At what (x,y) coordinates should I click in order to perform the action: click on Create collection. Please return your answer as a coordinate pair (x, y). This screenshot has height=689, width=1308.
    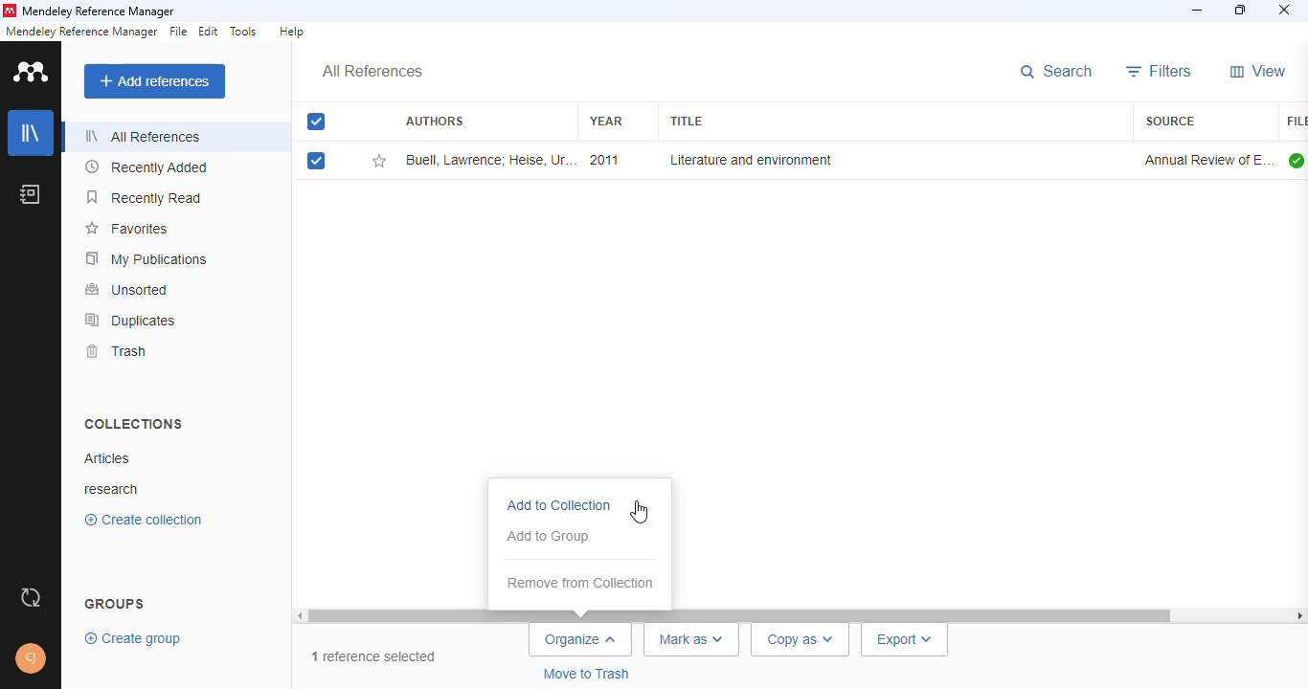
    Looking at the image, I should click on (143, 522).